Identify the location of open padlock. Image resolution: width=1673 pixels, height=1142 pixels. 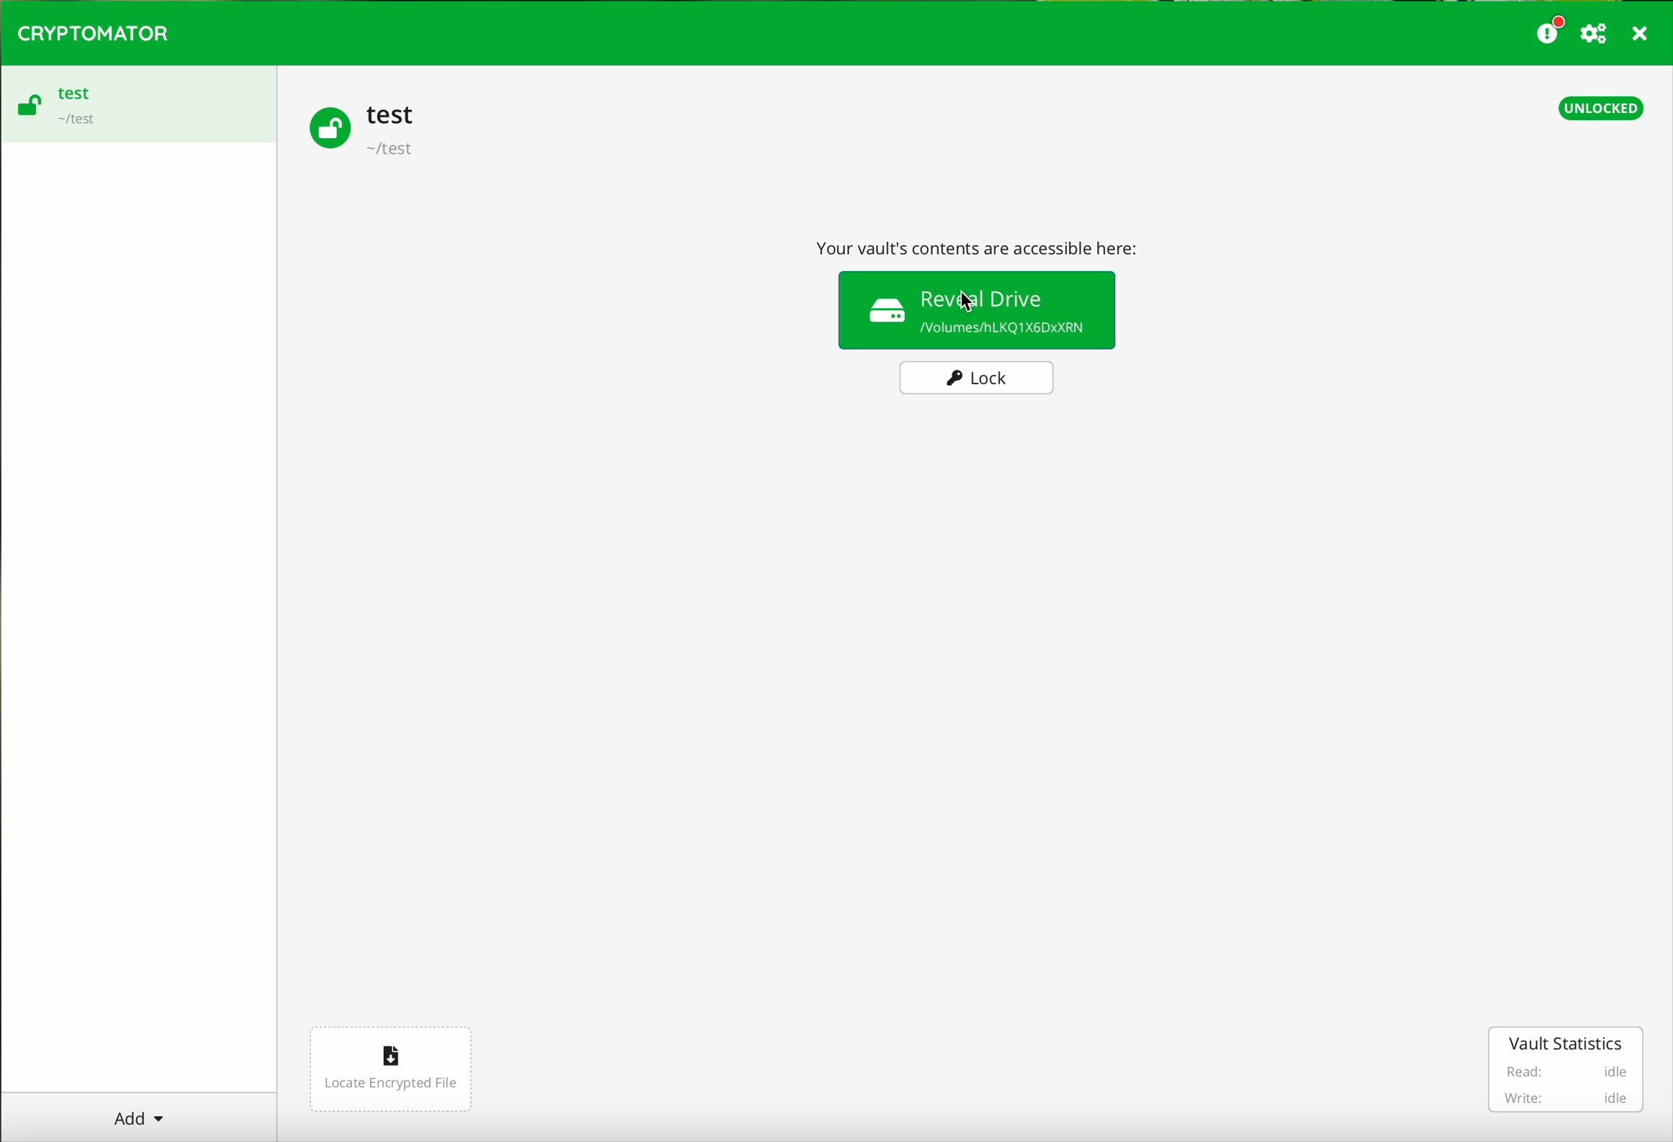
(27, 108).